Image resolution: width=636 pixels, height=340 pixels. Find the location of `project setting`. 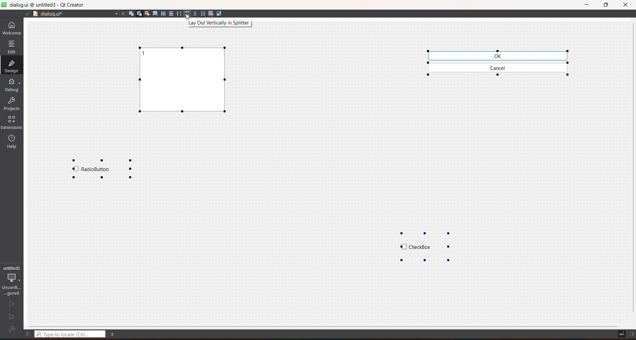

project setting is located at coordinates (13, 280).